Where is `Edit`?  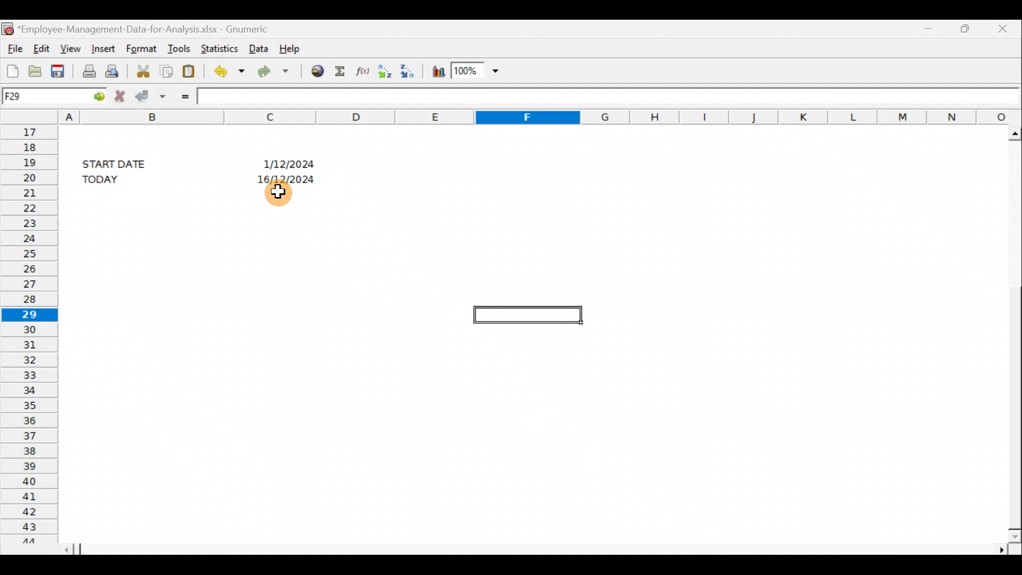
Edit is located at coordinates (43, 48).